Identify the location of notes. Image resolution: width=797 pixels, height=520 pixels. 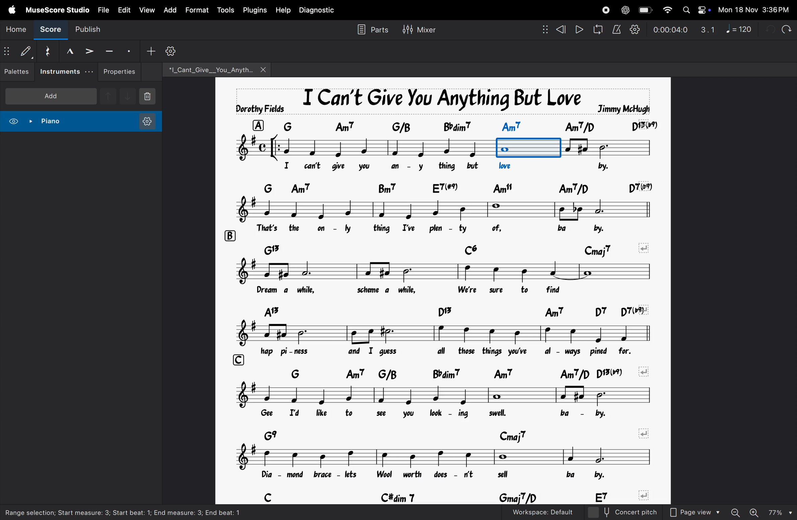
(449, 396).